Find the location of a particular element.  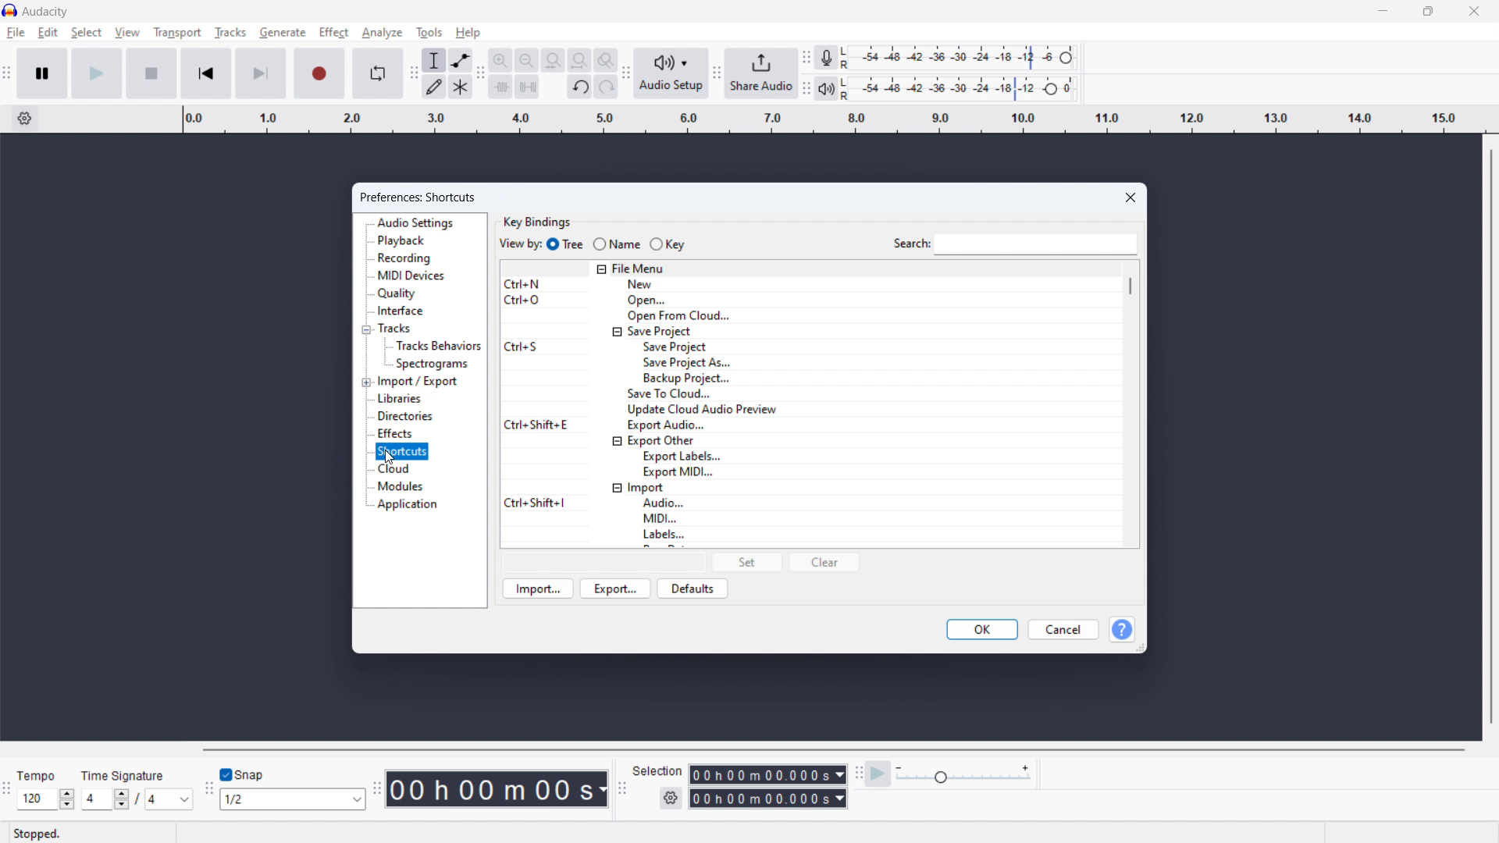

timestamp is located at coordinates (490, 789).